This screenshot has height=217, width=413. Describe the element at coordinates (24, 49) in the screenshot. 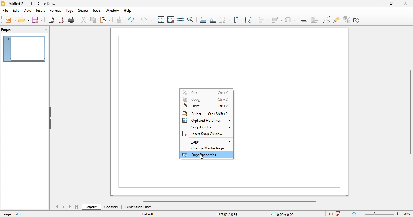

I see `page preview` at that location.